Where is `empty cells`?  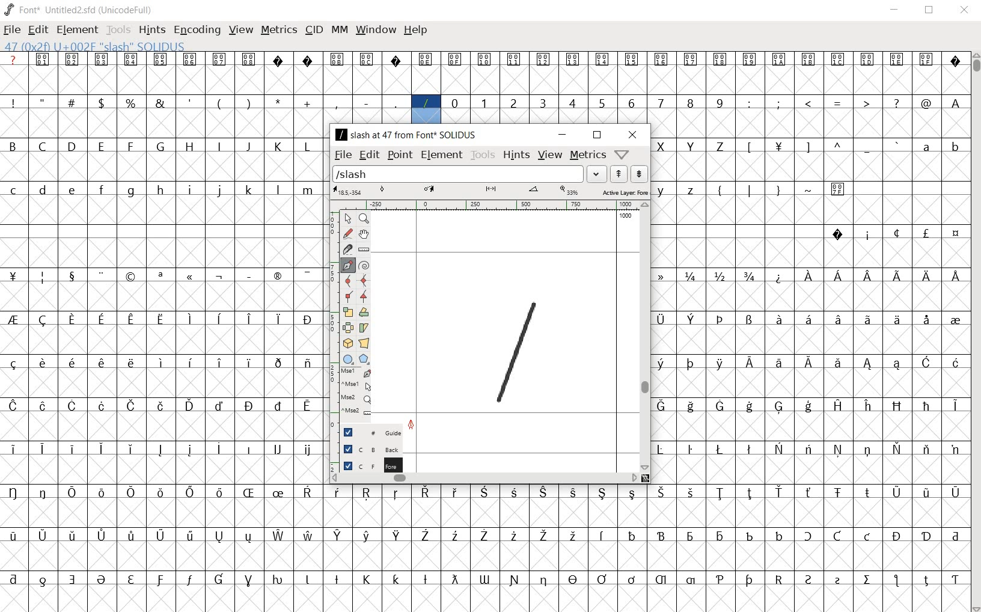
empty cells is located at coordinates (811, 470).